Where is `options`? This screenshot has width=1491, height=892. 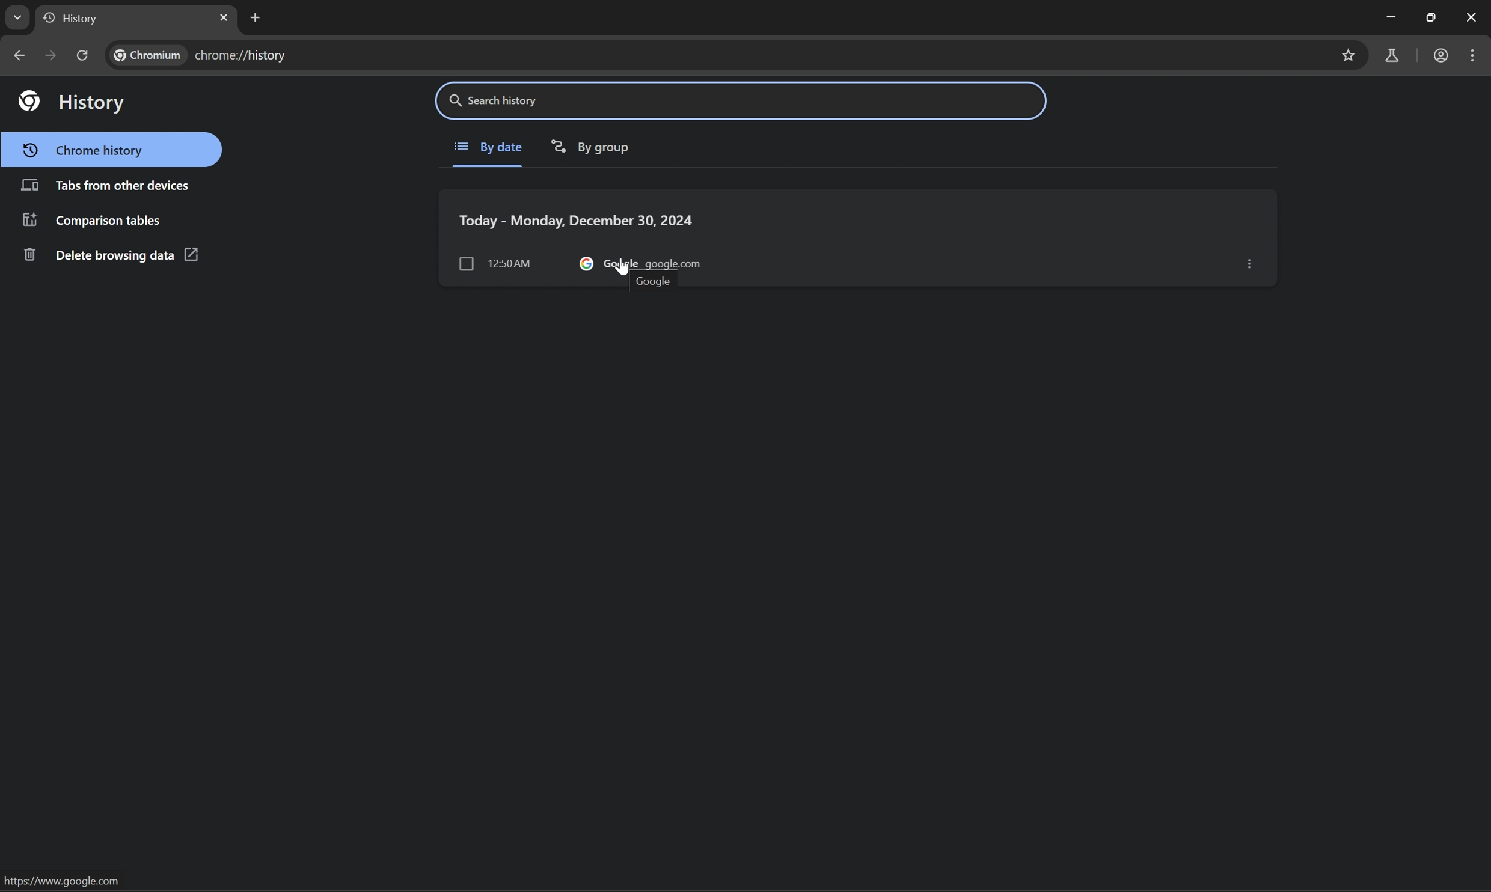 options is located at coordinates (1250, 264).